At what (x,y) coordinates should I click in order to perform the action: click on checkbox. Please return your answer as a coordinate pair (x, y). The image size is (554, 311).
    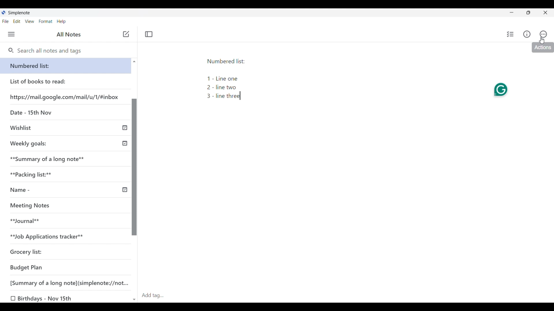
    Looking at the image, I should click on (12, 298).